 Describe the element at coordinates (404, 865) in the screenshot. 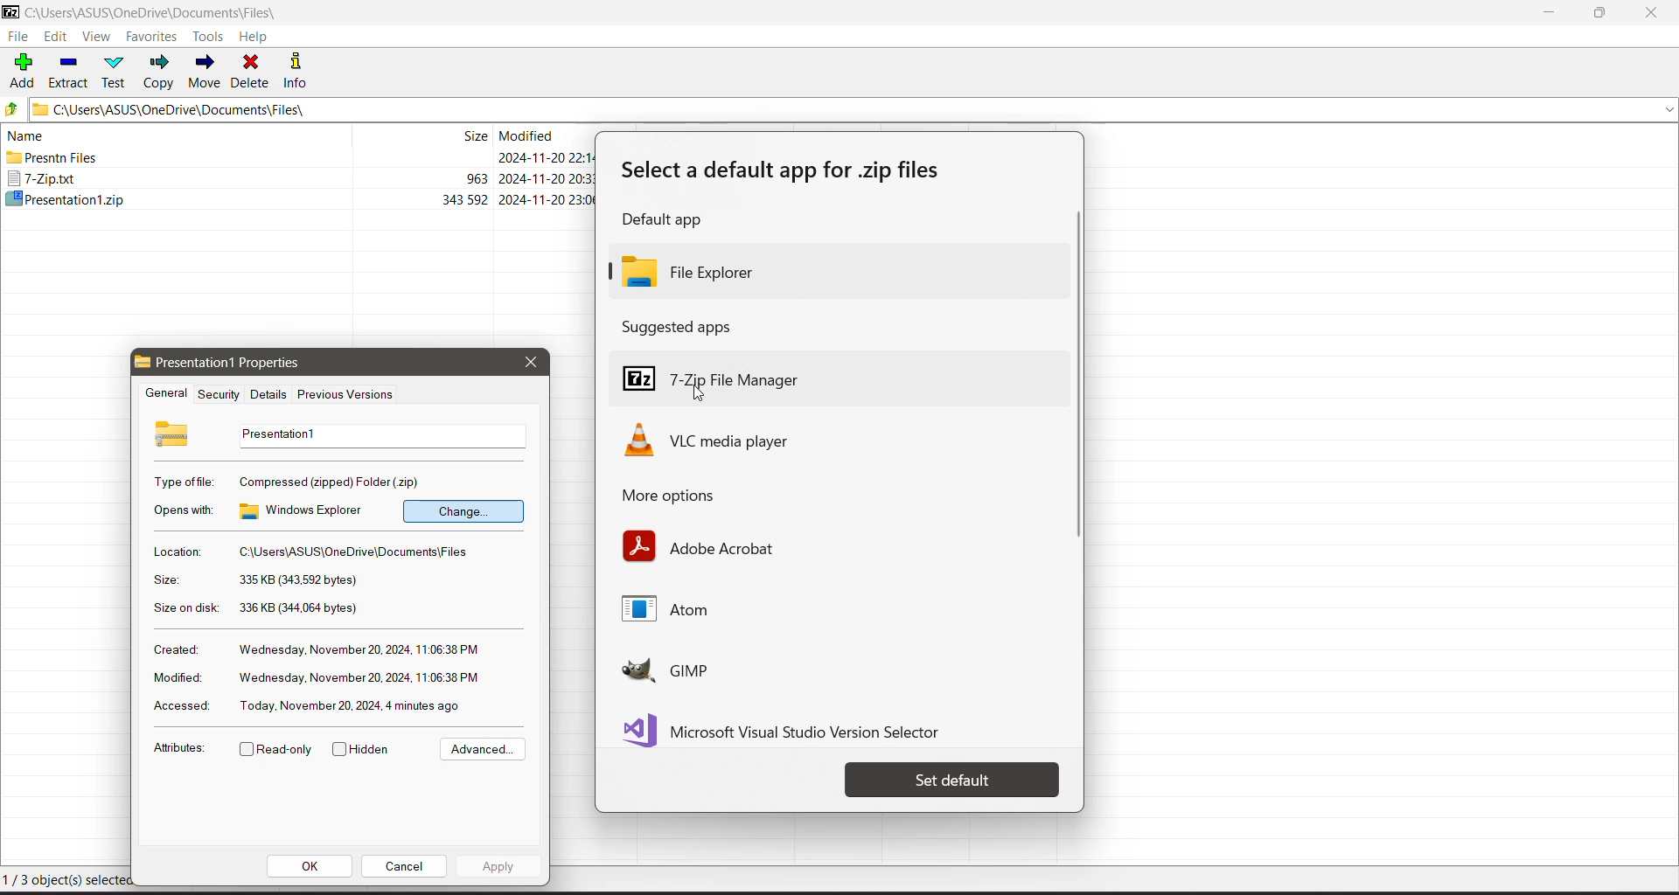

I see `Cancel` at that location.